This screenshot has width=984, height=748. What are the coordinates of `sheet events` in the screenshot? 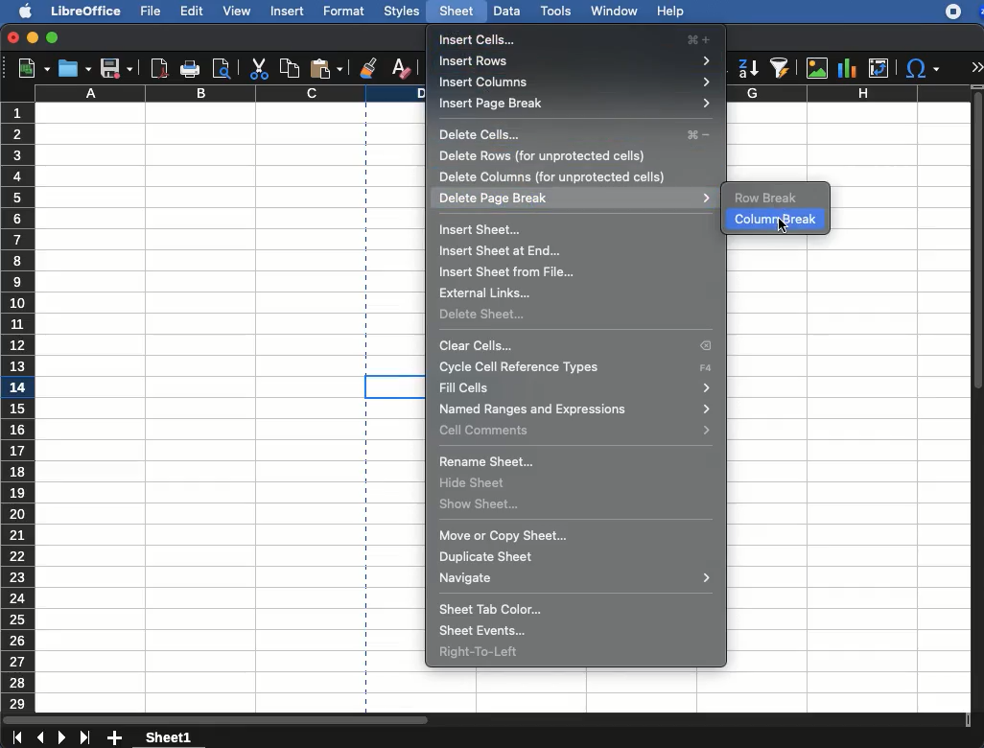 It's located at (486, 632).